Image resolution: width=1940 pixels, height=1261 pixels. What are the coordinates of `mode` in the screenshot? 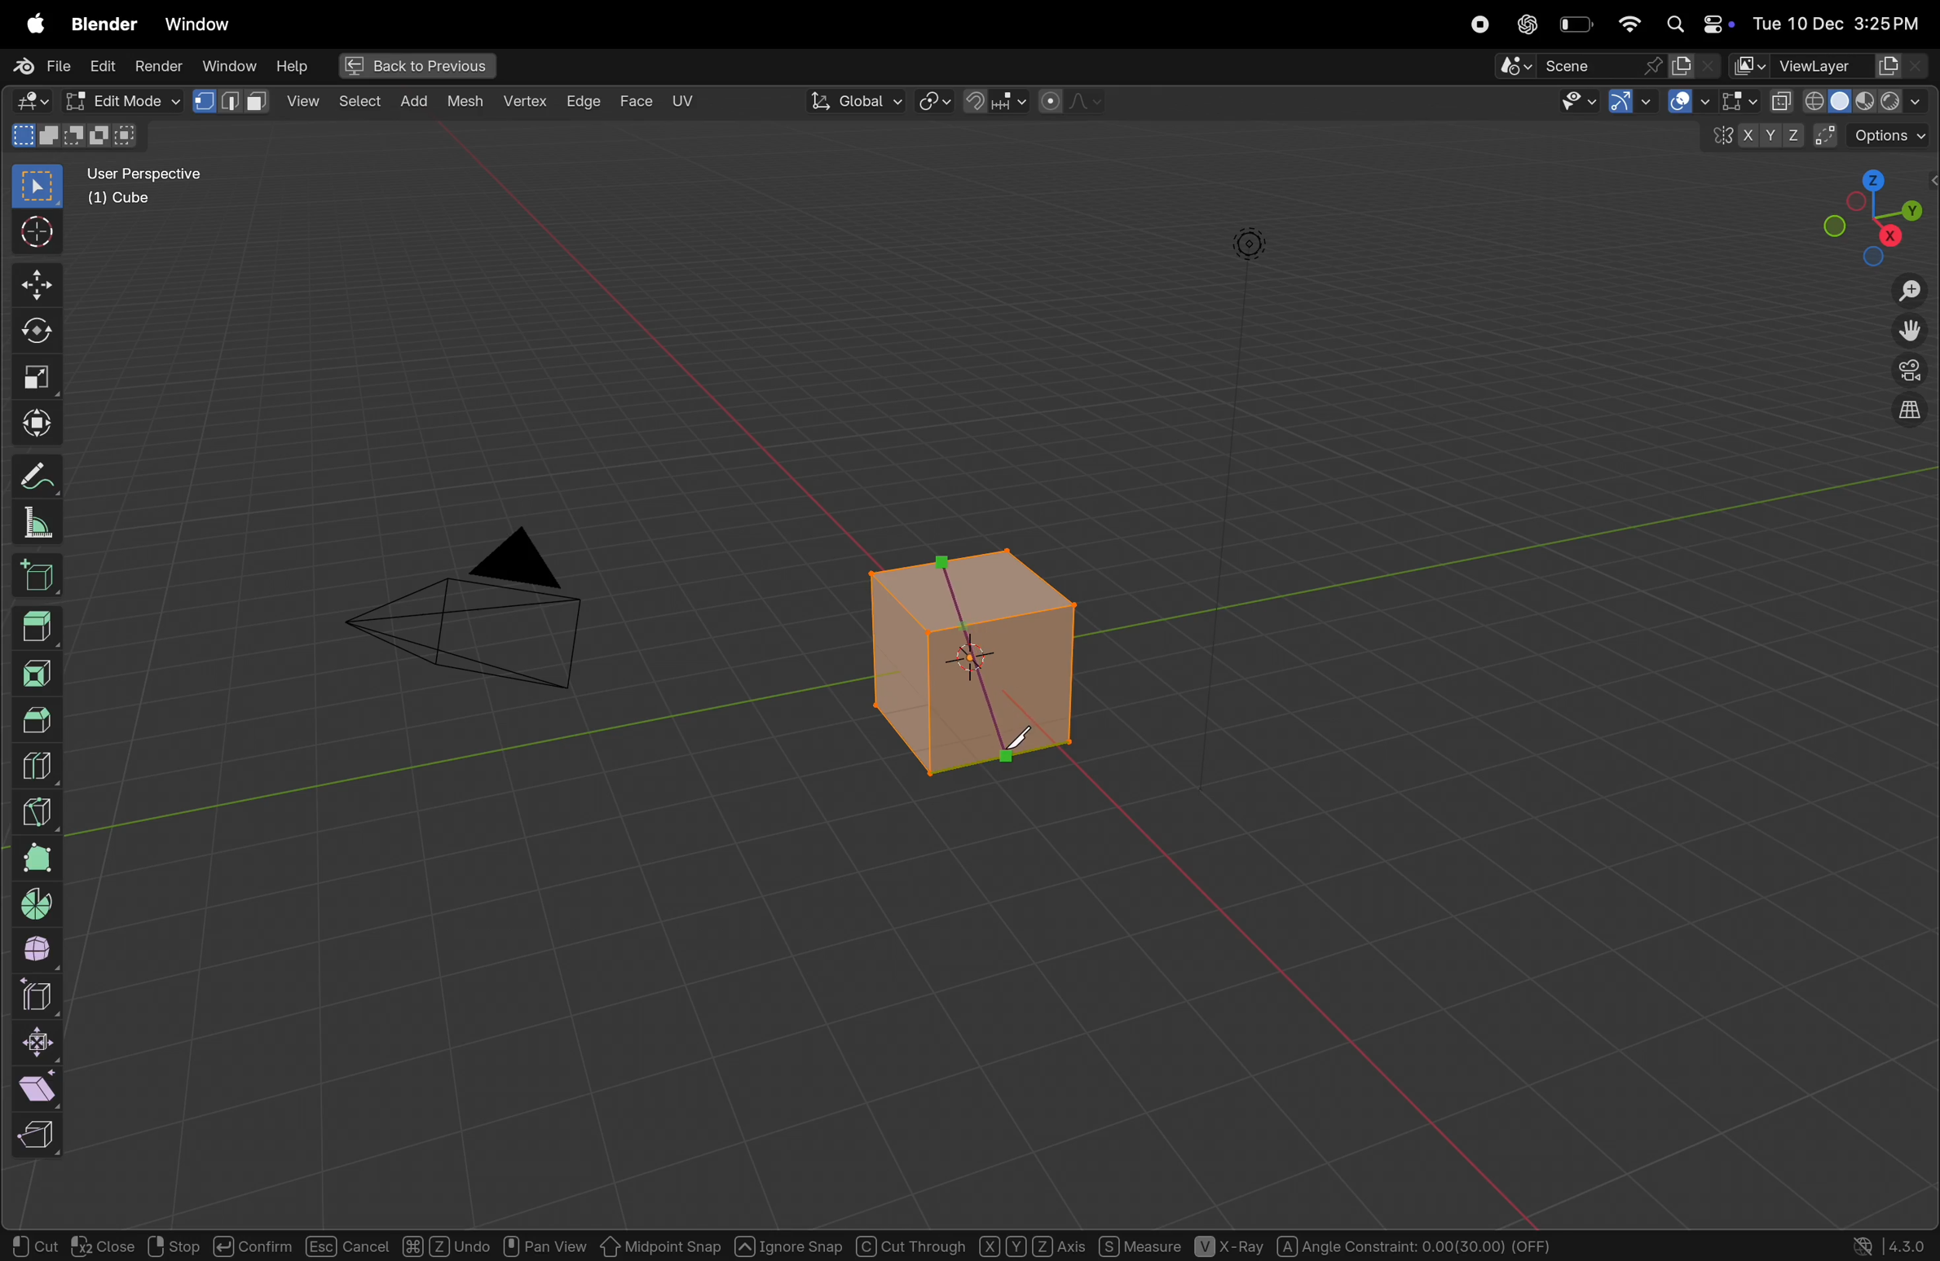 It's located at (78, 136).